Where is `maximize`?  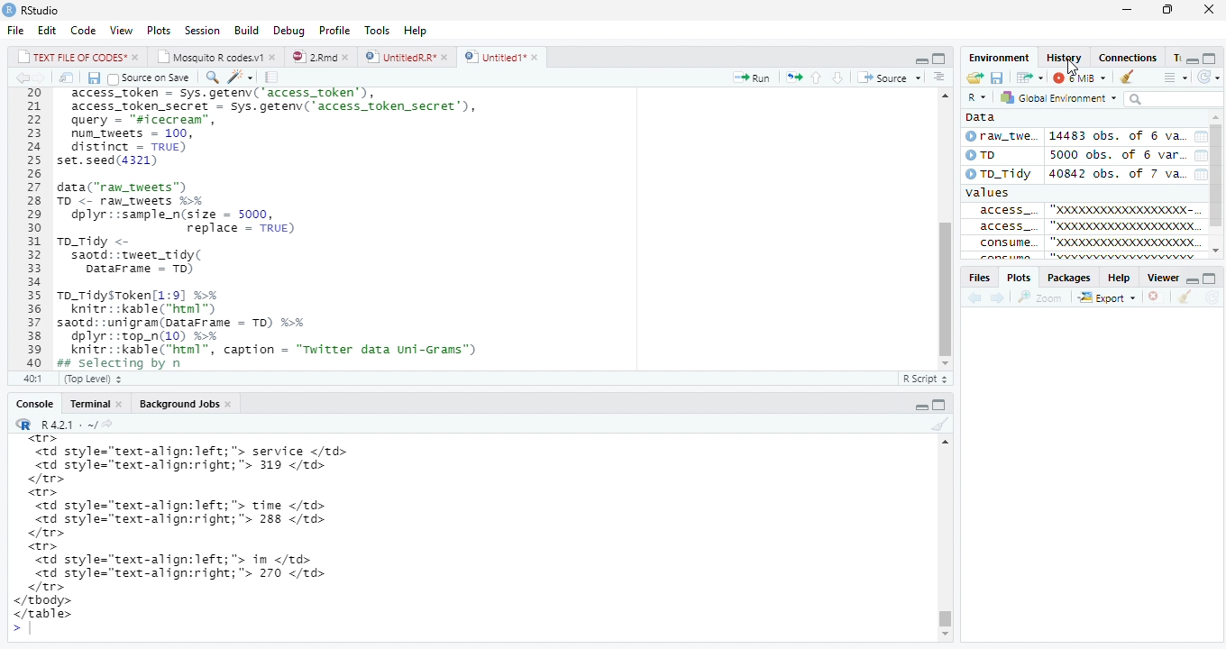 maximize is located at coordinates (1173, 8).